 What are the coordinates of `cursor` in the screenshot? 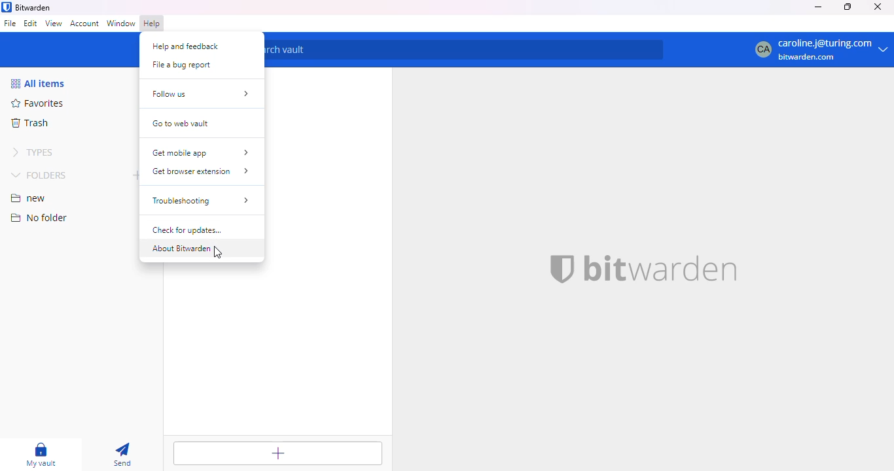 It's located at (219, 253).